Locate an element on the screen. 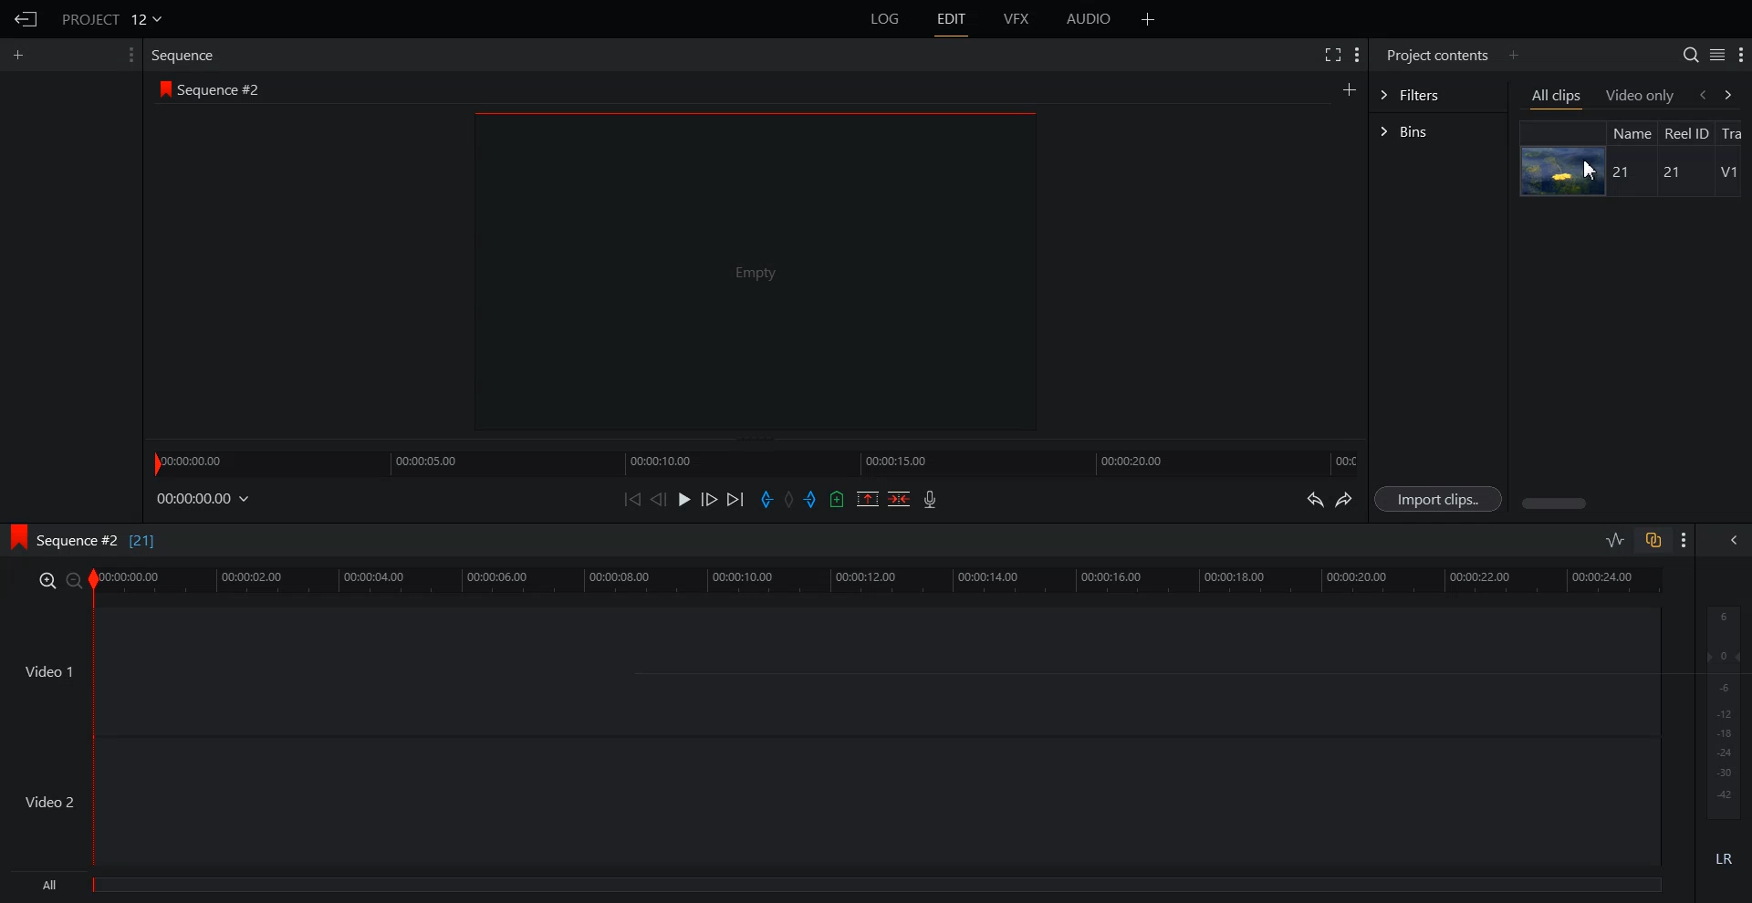  Cursor is located at coordinates (1589, 170).